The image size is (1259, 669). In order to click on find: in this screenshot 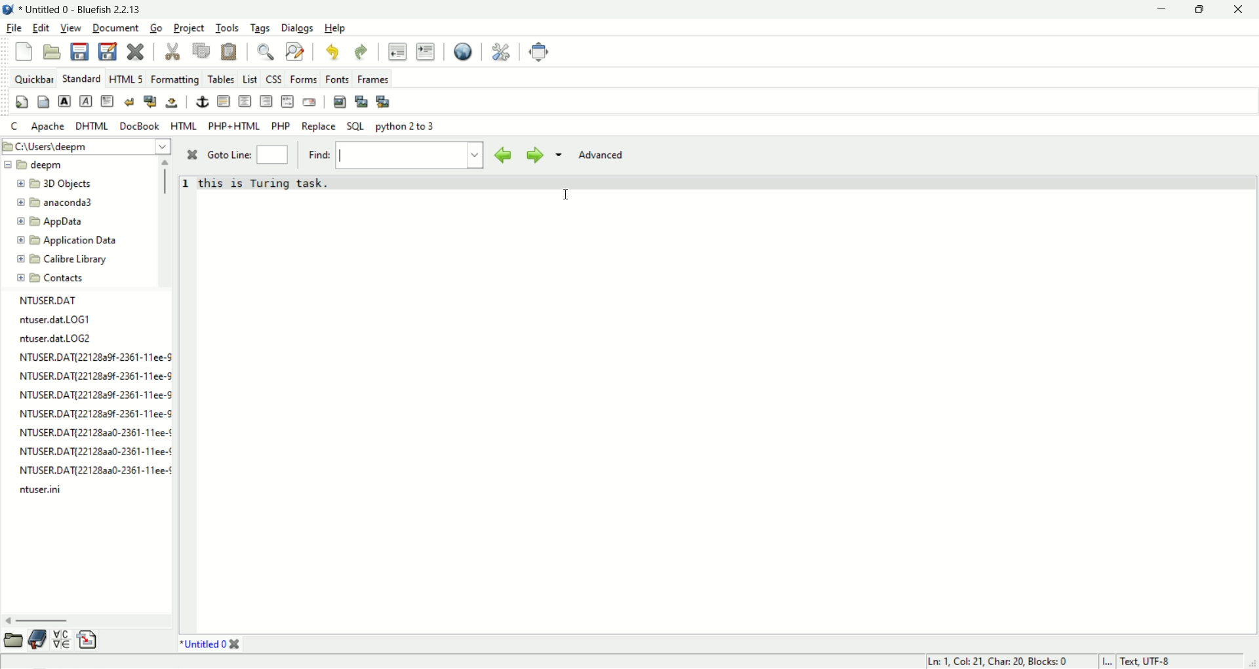, I will do `click(319, 153)`.